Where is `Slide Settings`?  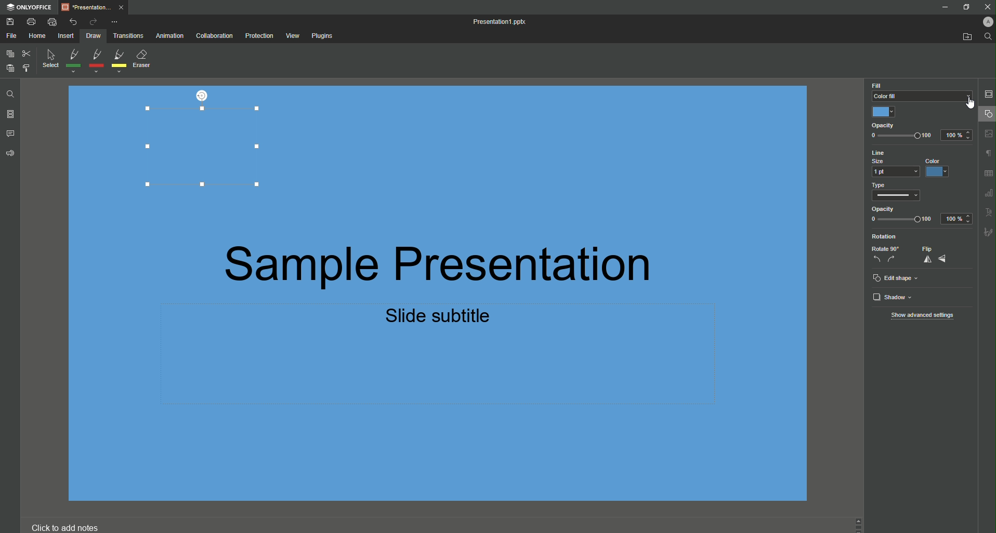
Slide Settings is located at coordinates (988, 94).